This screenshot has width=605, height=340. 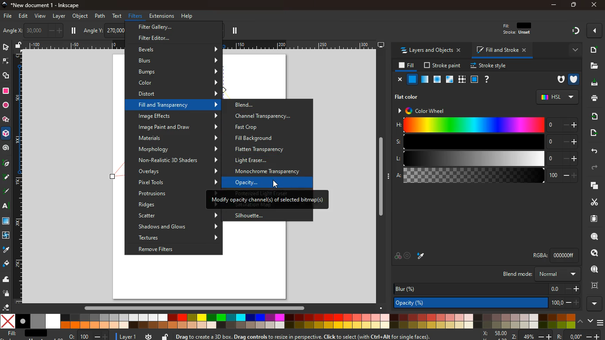 I want to click on edge, so click(x=5, y=62).